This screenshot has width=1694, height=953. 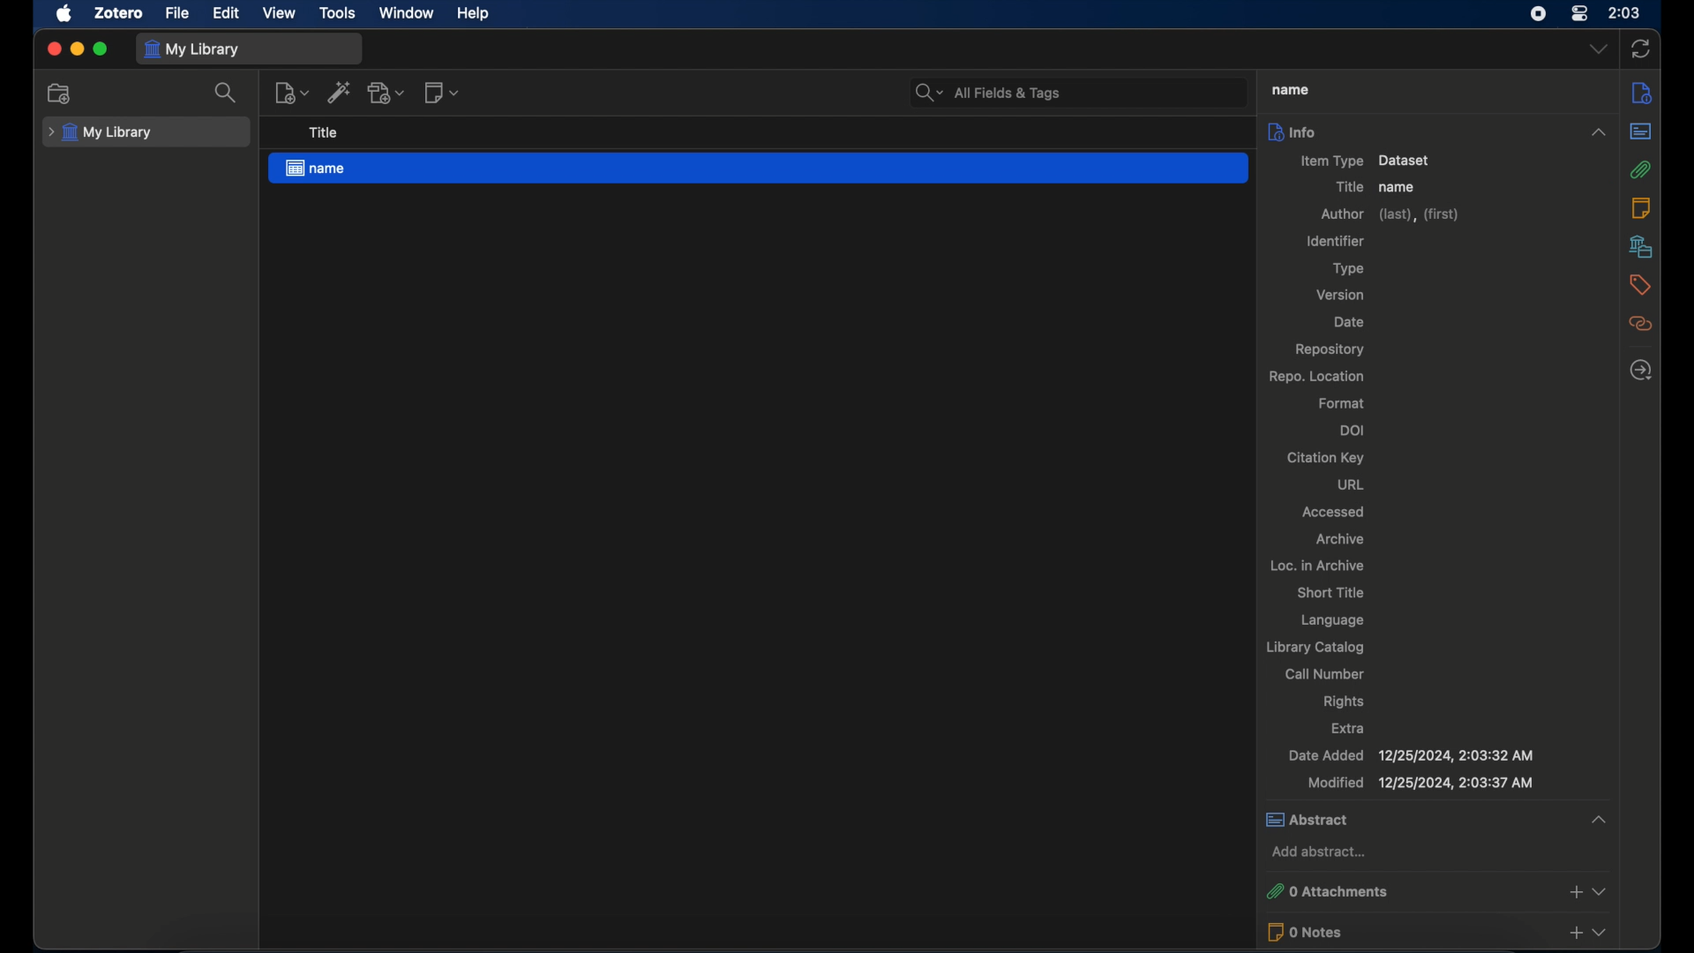 What do you see at coordinates (1335, 242) in the screenshot?
I see `identifier` at bounding box center [1335, 242].